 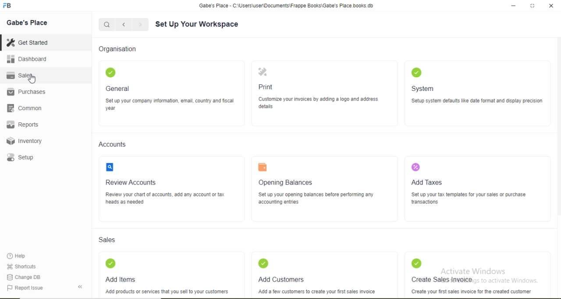 What do you see at coordinates (26, 125) in the screenshot?
I see `Reports.` at bounding box center [26, 125].